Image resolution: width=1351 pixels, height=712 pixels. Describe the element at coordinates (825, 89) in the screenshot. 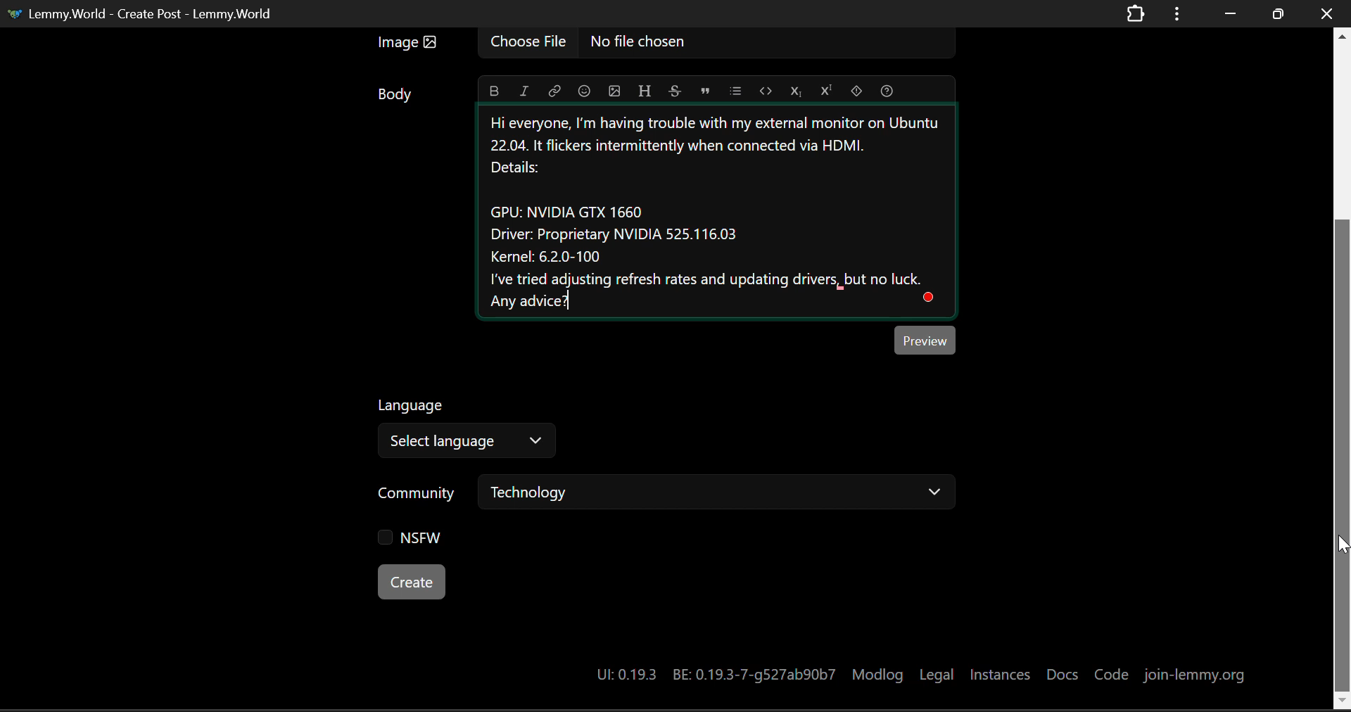

I see `Superscript` at that location.